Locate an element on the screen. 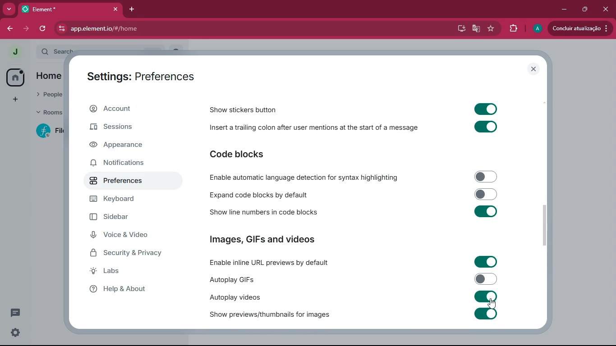 The image size is (616, 346). code blocks is located at coordinates (259, 195).